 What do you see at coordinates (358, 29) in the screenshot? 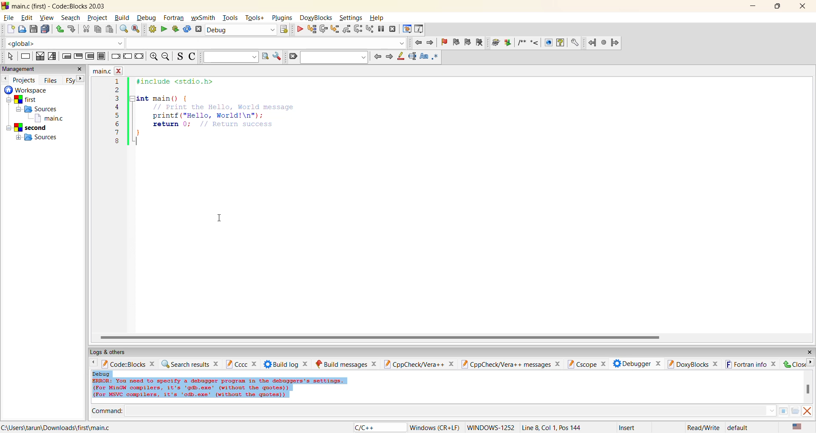
I see `next instruction` at bounding box center [358, 29].